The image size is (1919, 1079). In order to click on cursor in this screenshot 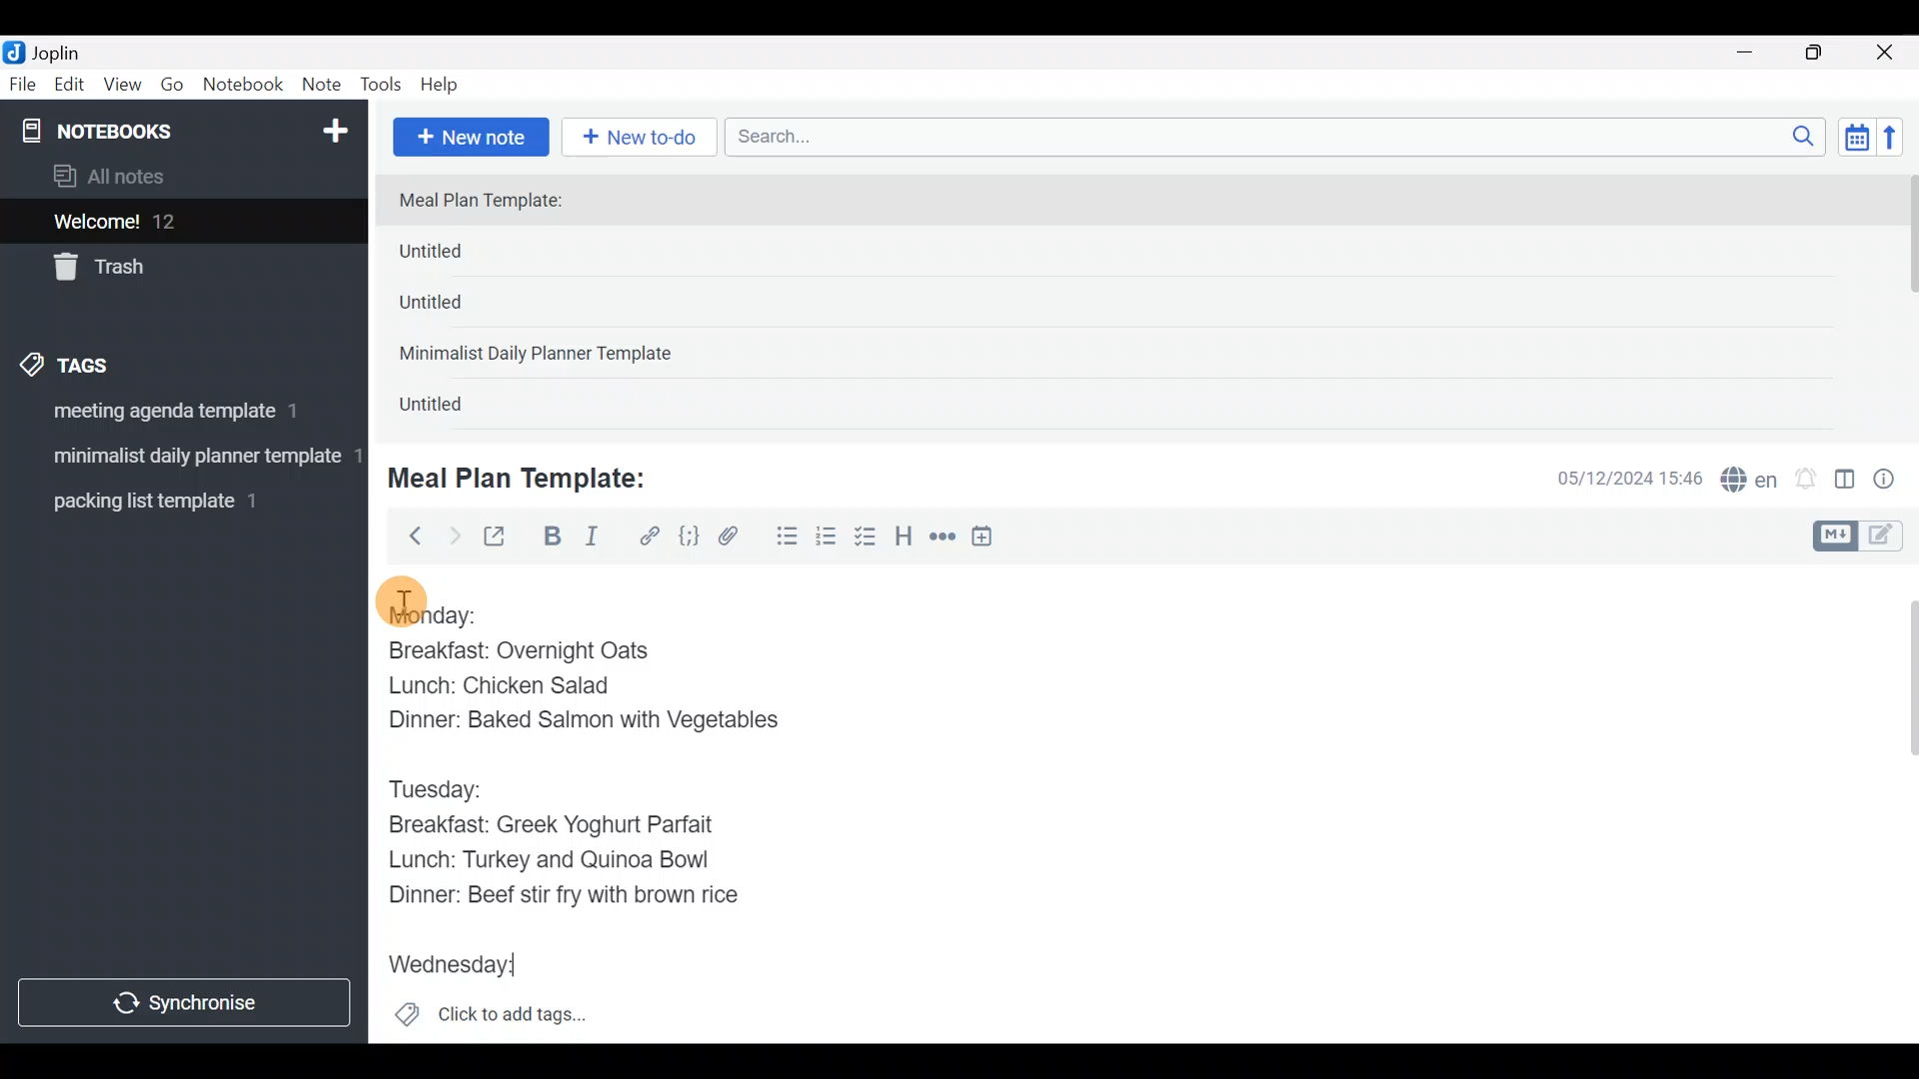, I will do `click(400, 600)`.